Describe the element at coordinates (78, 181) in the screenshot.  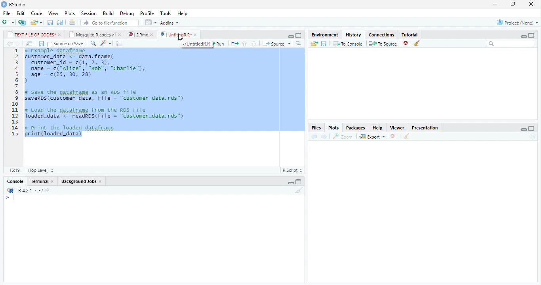
I see `Background Jobs` at that location.